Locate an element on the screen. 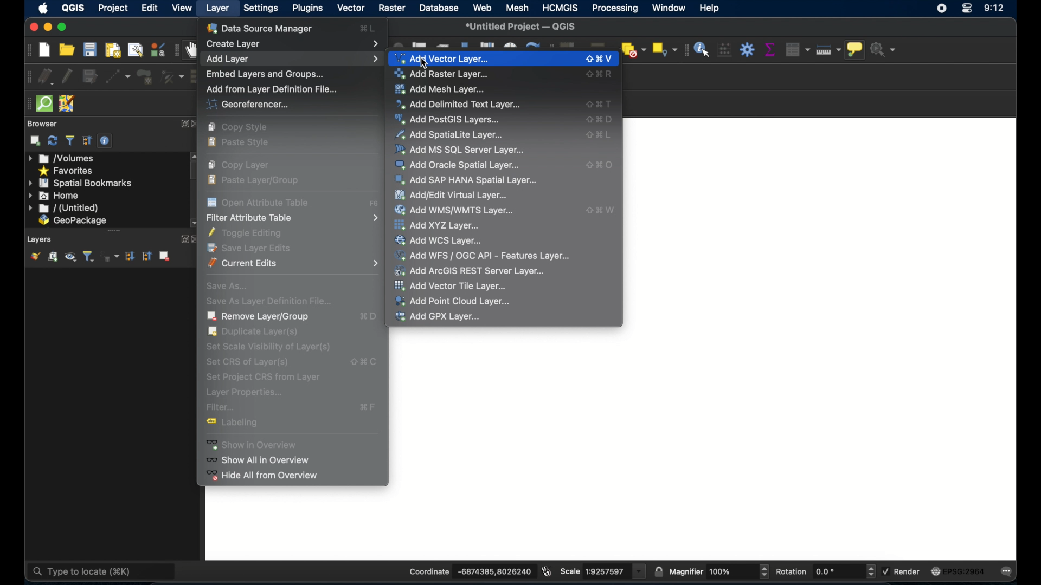 The image size is (1041, 585). Add WFS/OGC API- Features Layer... is located at coordinates (485, 256).